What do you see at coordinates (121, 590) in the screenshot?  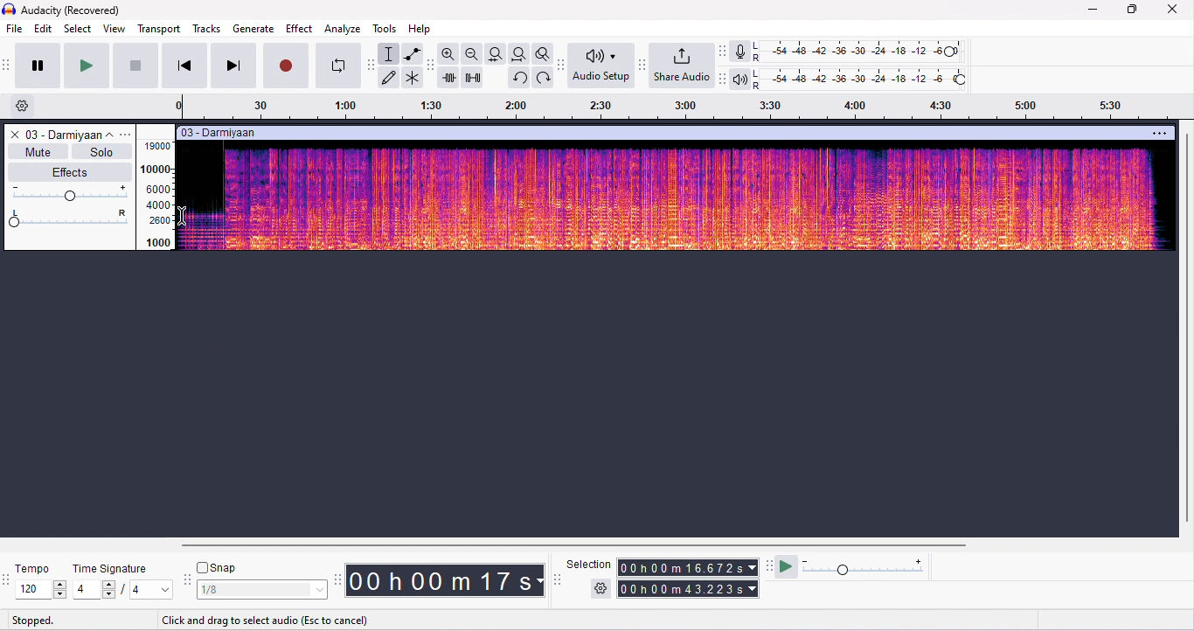 I see `select time signature` at bounding box center [121, 590].